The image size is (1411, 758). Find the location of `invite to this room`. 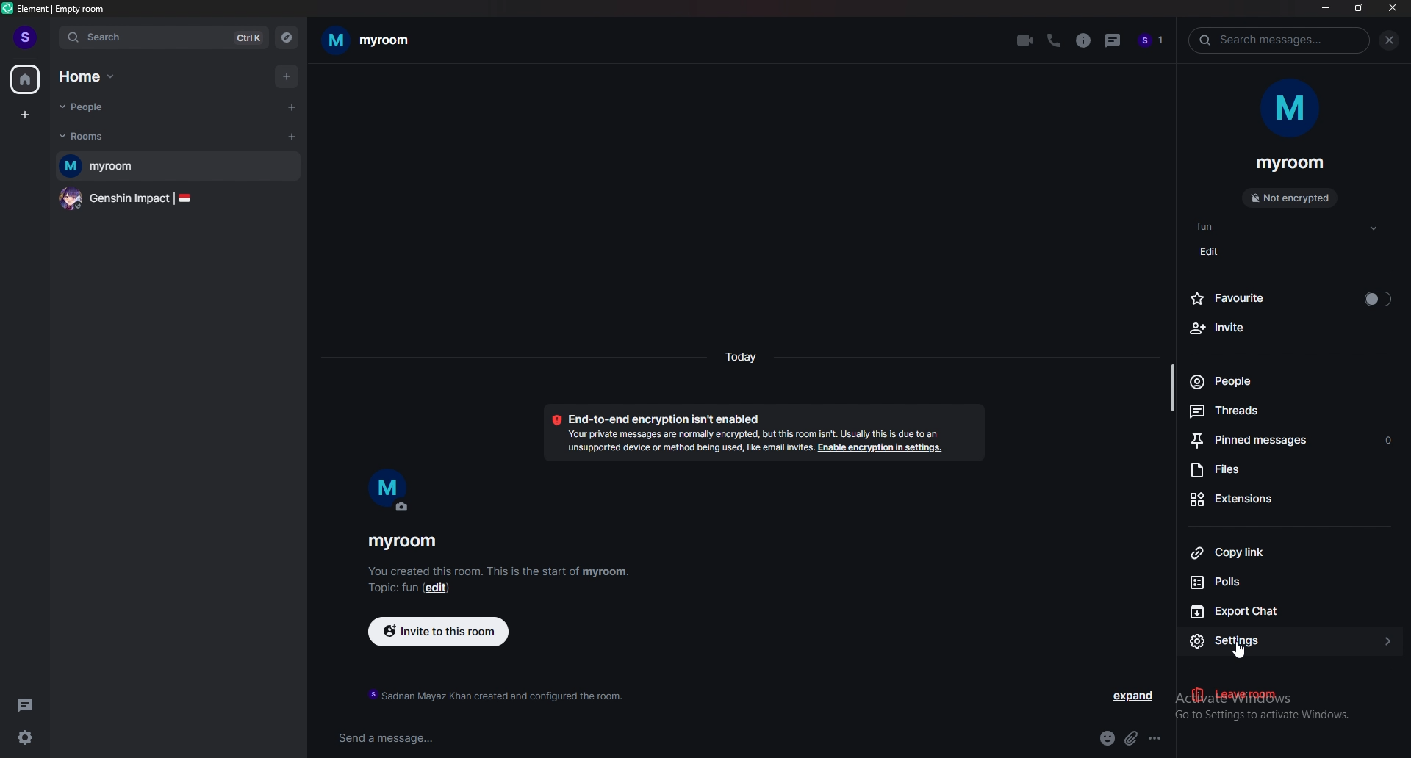

invite to this room is located at coordinates (437, 630).